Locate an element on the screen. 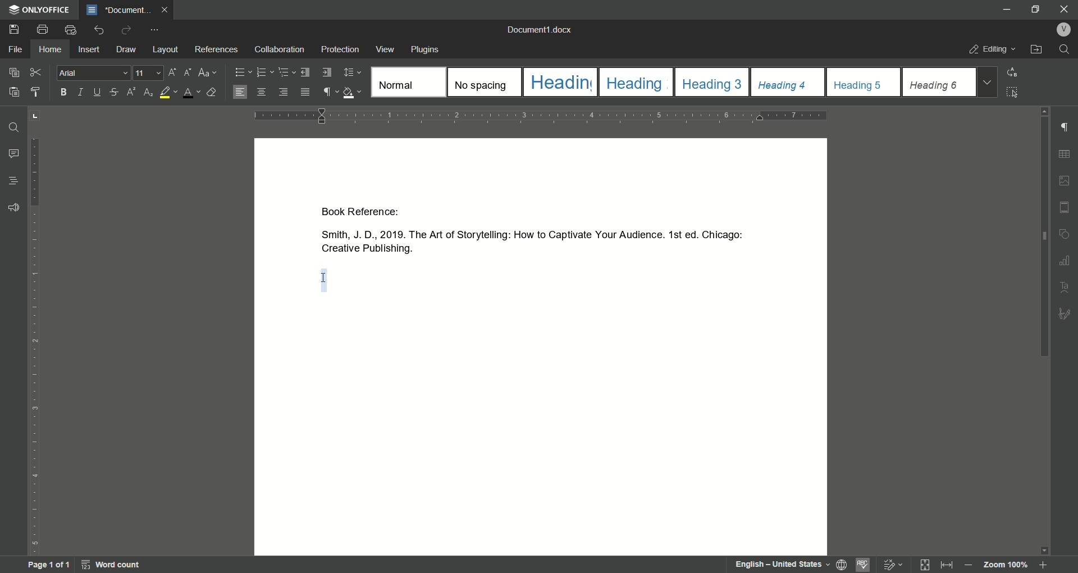   is located at coordinates (1065, 314).